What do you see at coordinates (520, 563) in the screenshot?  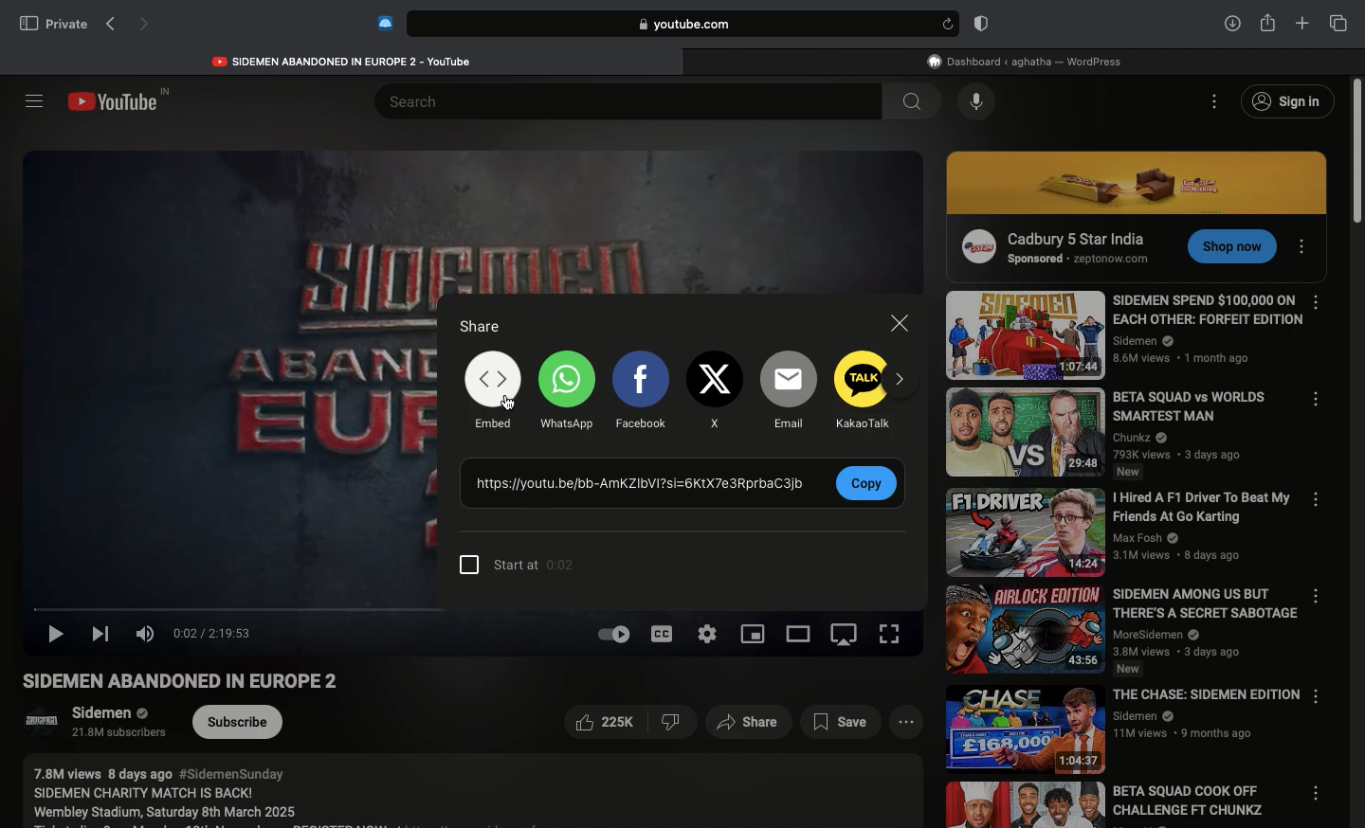 I see `Time precision` at bounding box center [520, 563].